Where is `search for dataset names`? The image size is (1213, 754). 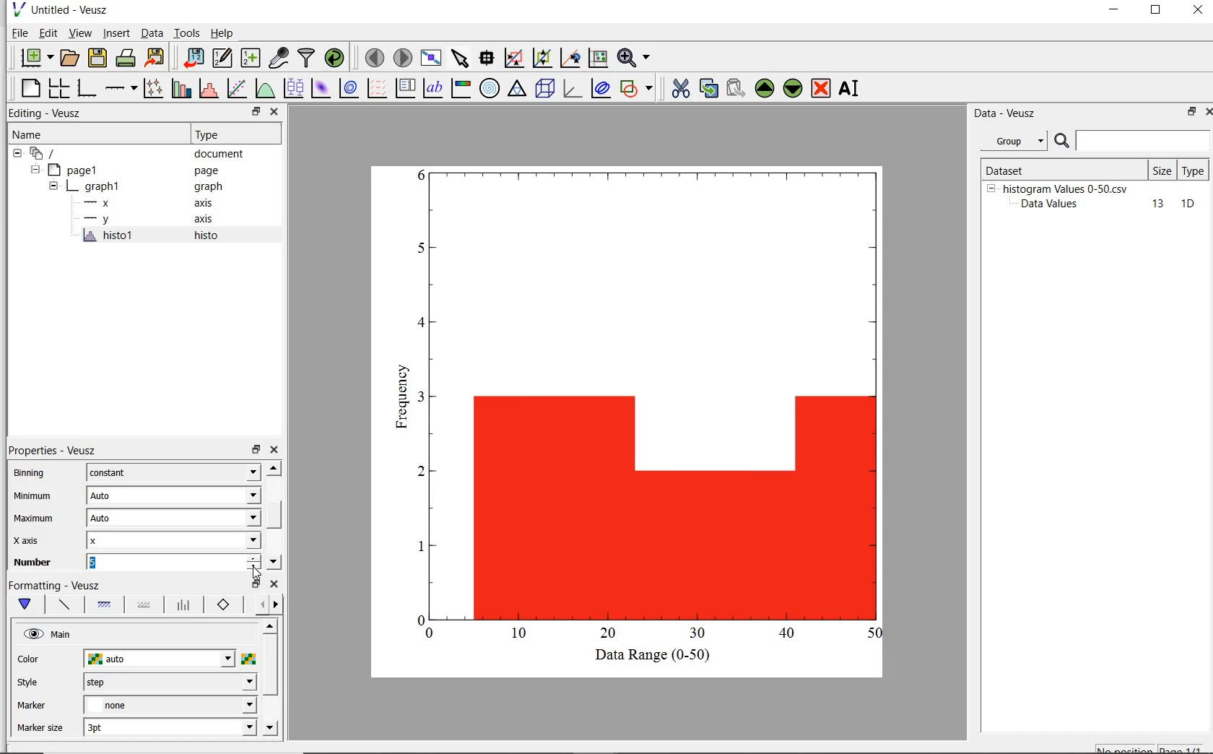
search for dataset names is located at coordinates (1144, 141).